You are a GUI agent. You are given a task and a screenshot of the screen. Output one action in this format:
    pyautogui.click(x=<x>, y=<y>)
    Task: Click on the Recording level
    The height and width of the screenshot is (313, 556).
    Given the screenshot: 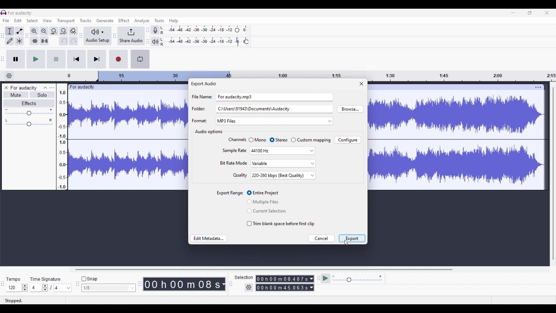 What is the action you would take?
    pyautogui.click(x=197, y=30)
    